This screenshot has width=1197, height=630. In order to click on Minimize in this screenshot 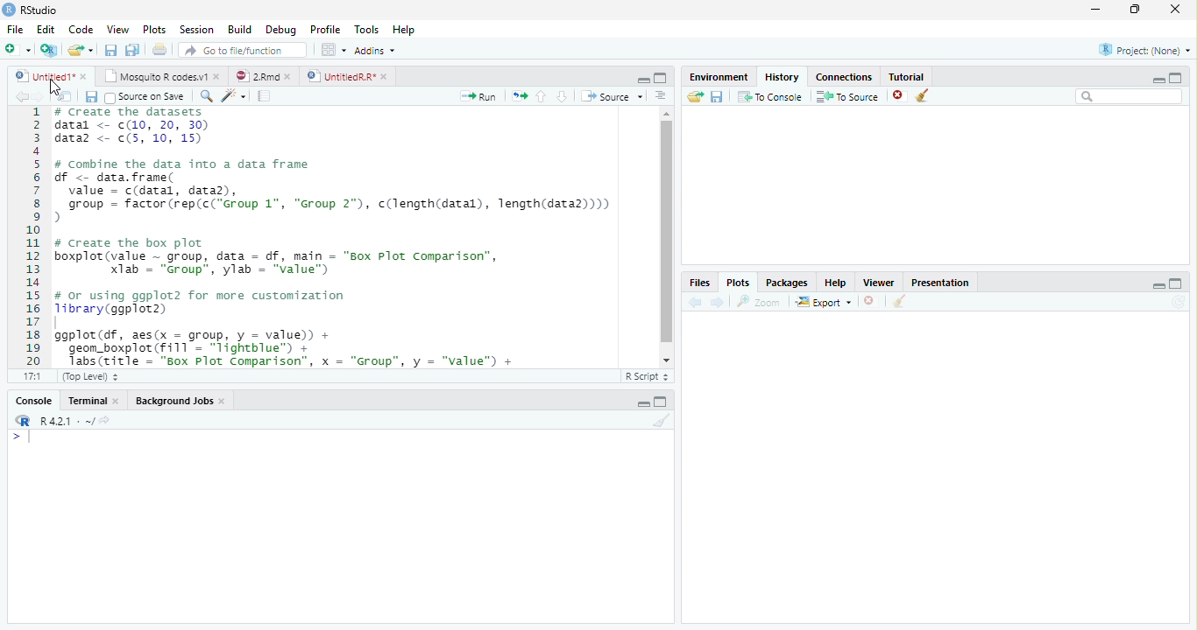, I will do `click(642, 404)`.